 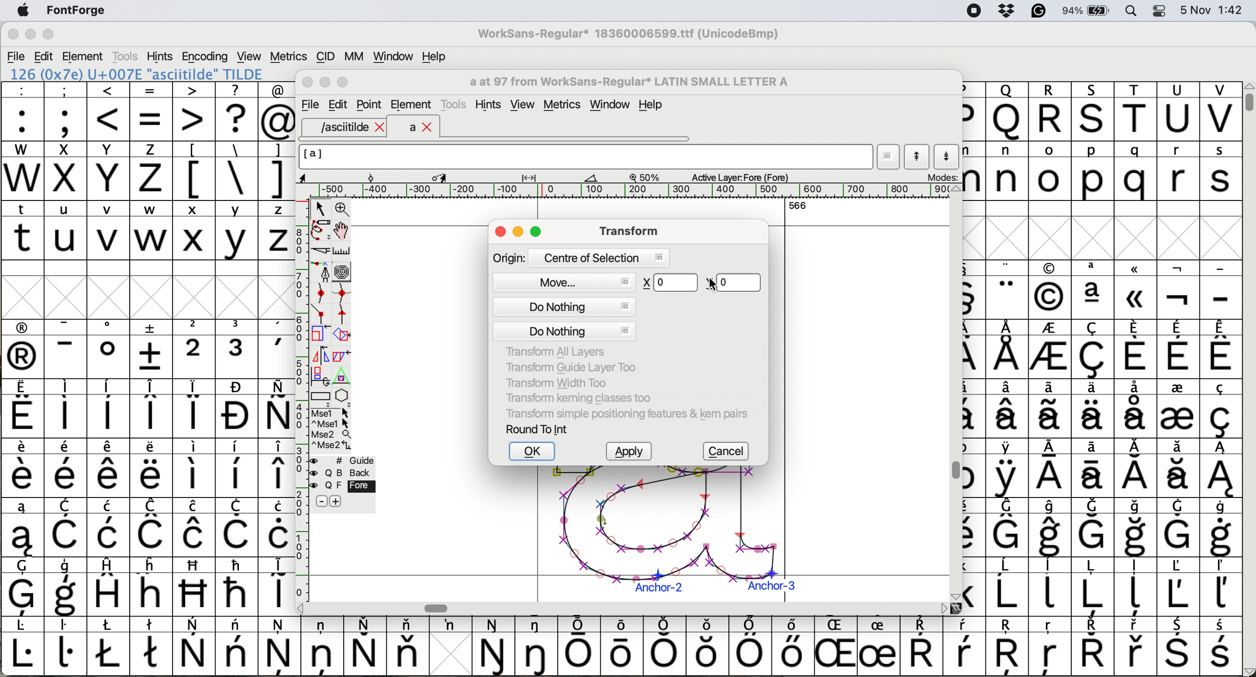 I want to click on , so click(x=708, y=646).